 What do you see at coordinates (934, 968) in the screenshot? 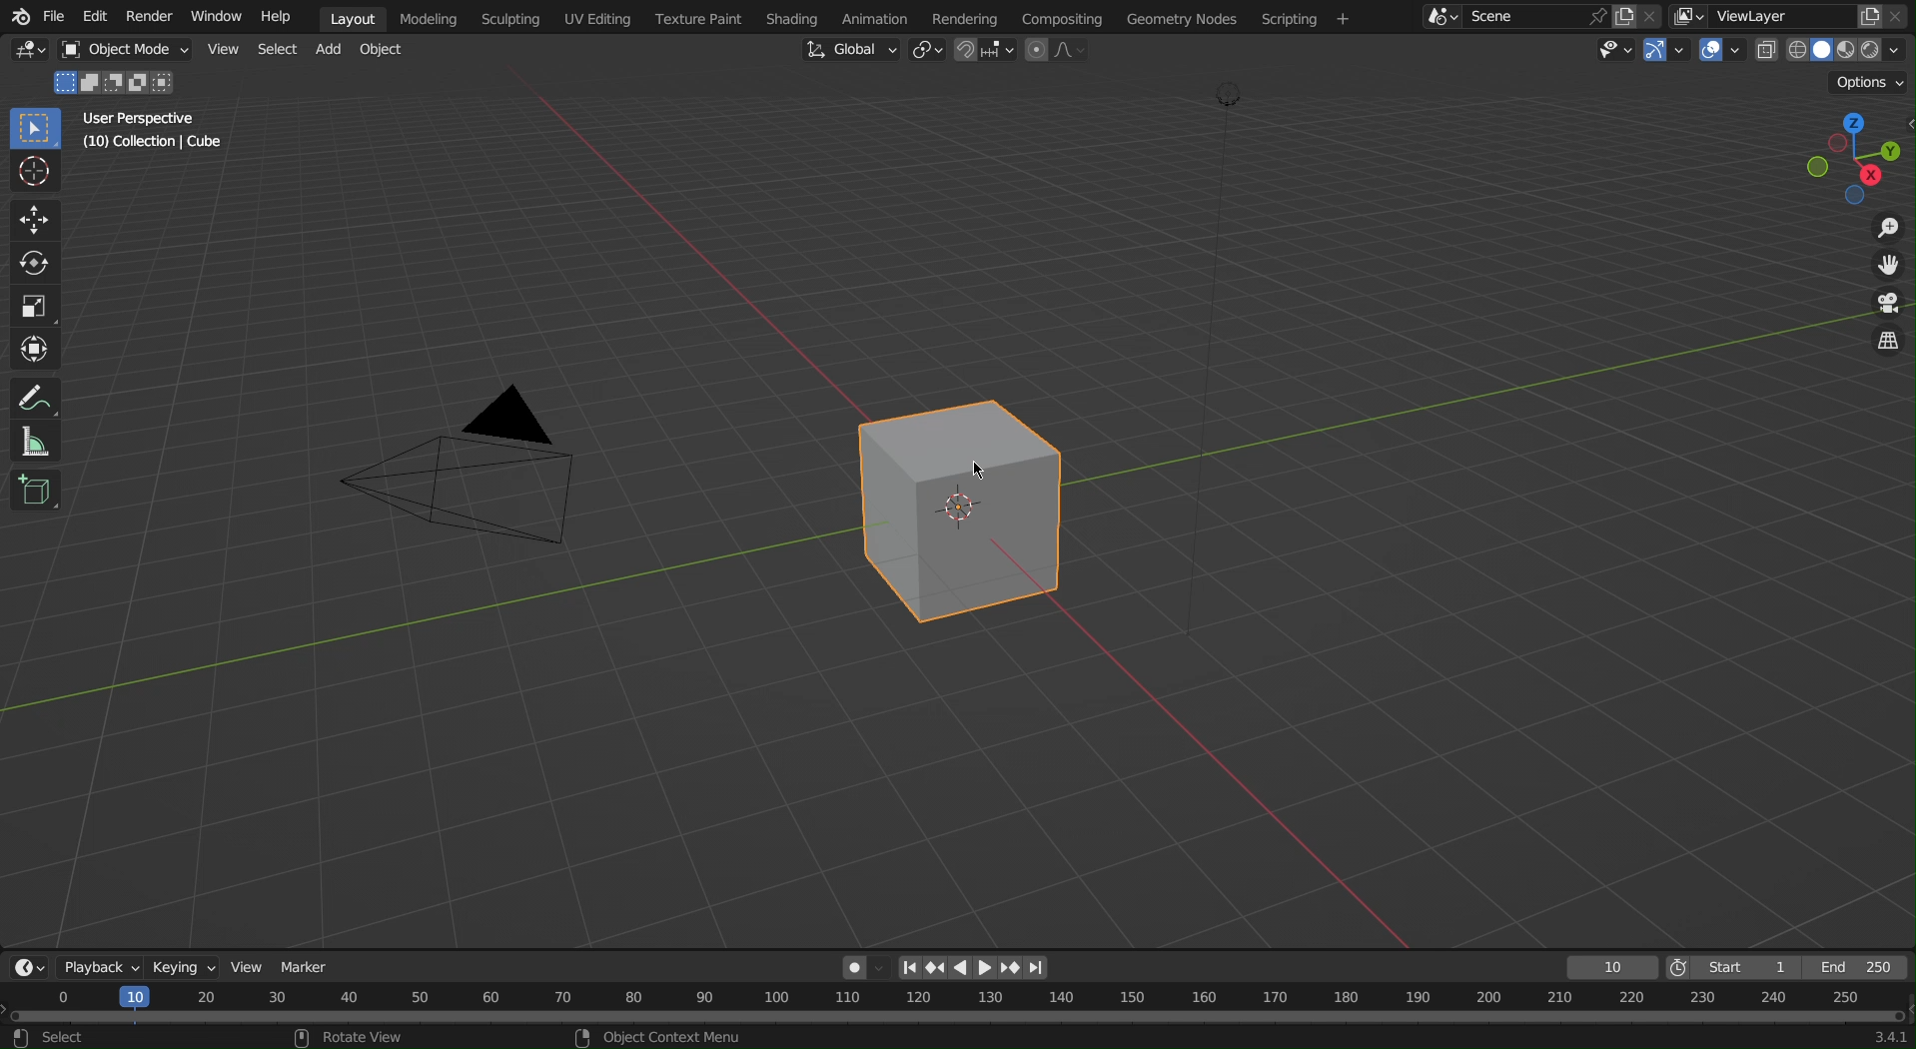
I see `Previous` at bounding box center [934, 968].